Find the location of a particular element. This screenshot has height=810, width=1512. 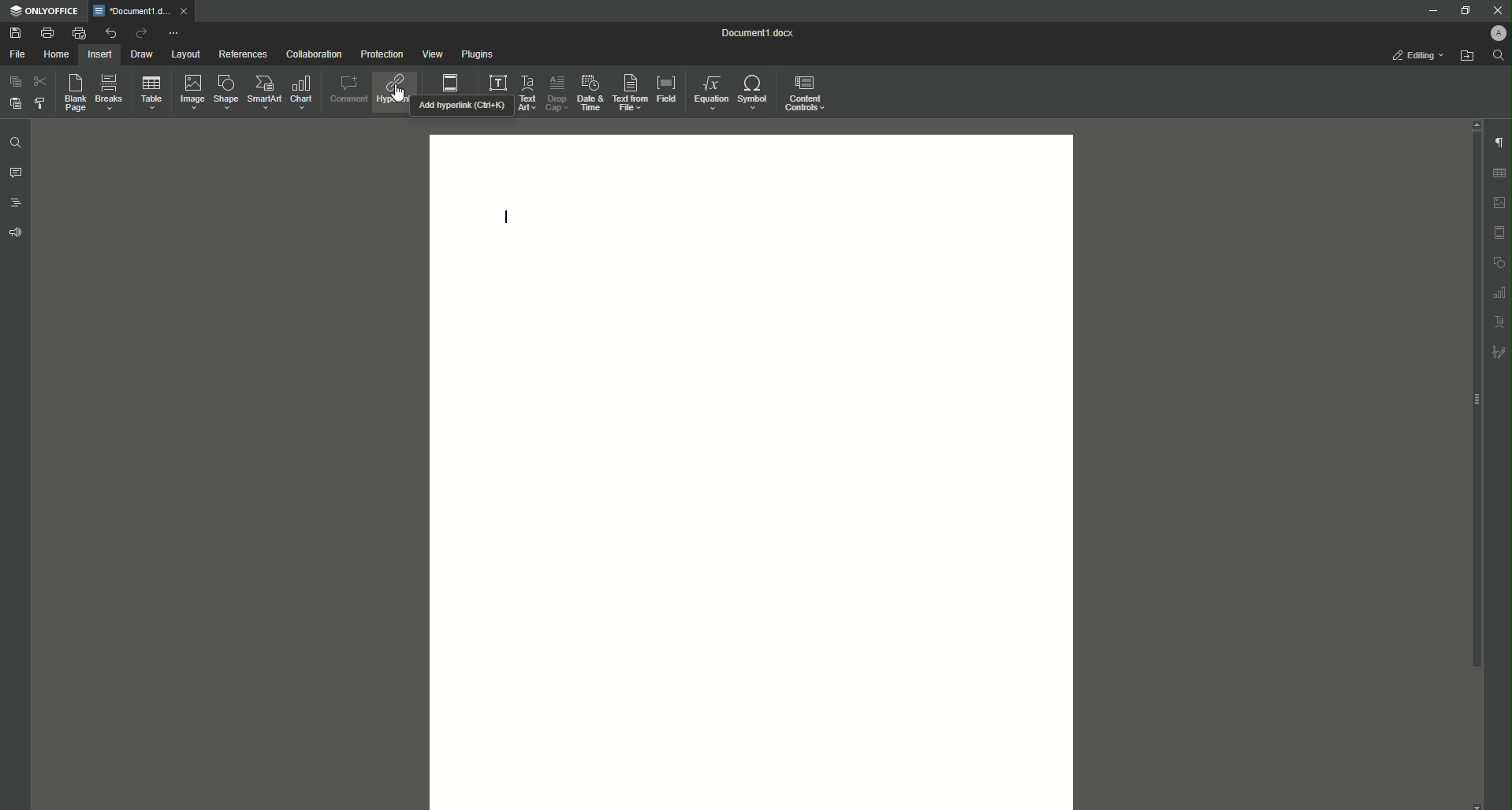

ONLYOFFICE is located at coordinates (44, 12).